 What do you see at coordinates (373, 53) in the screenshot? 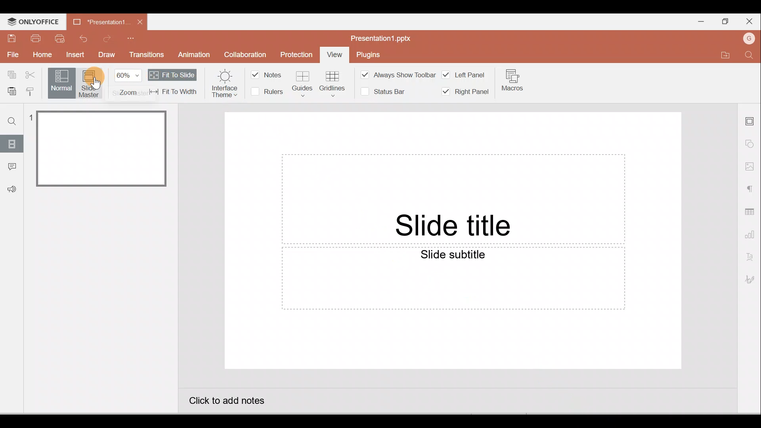
I see `Plugins` at bounding box center [373, 53].